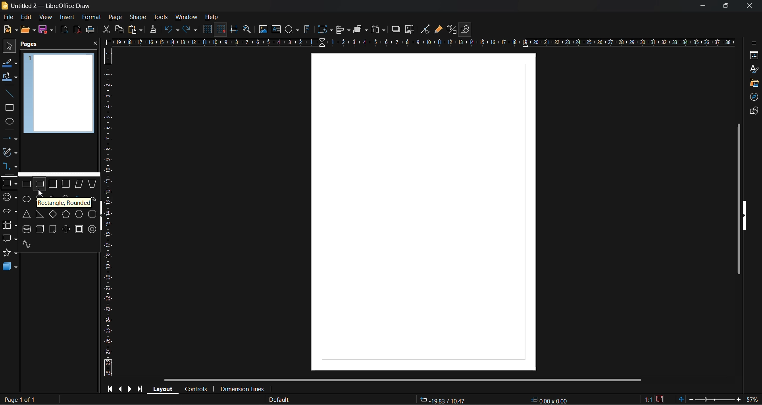  I want to click on diamond, so click(53, 214).